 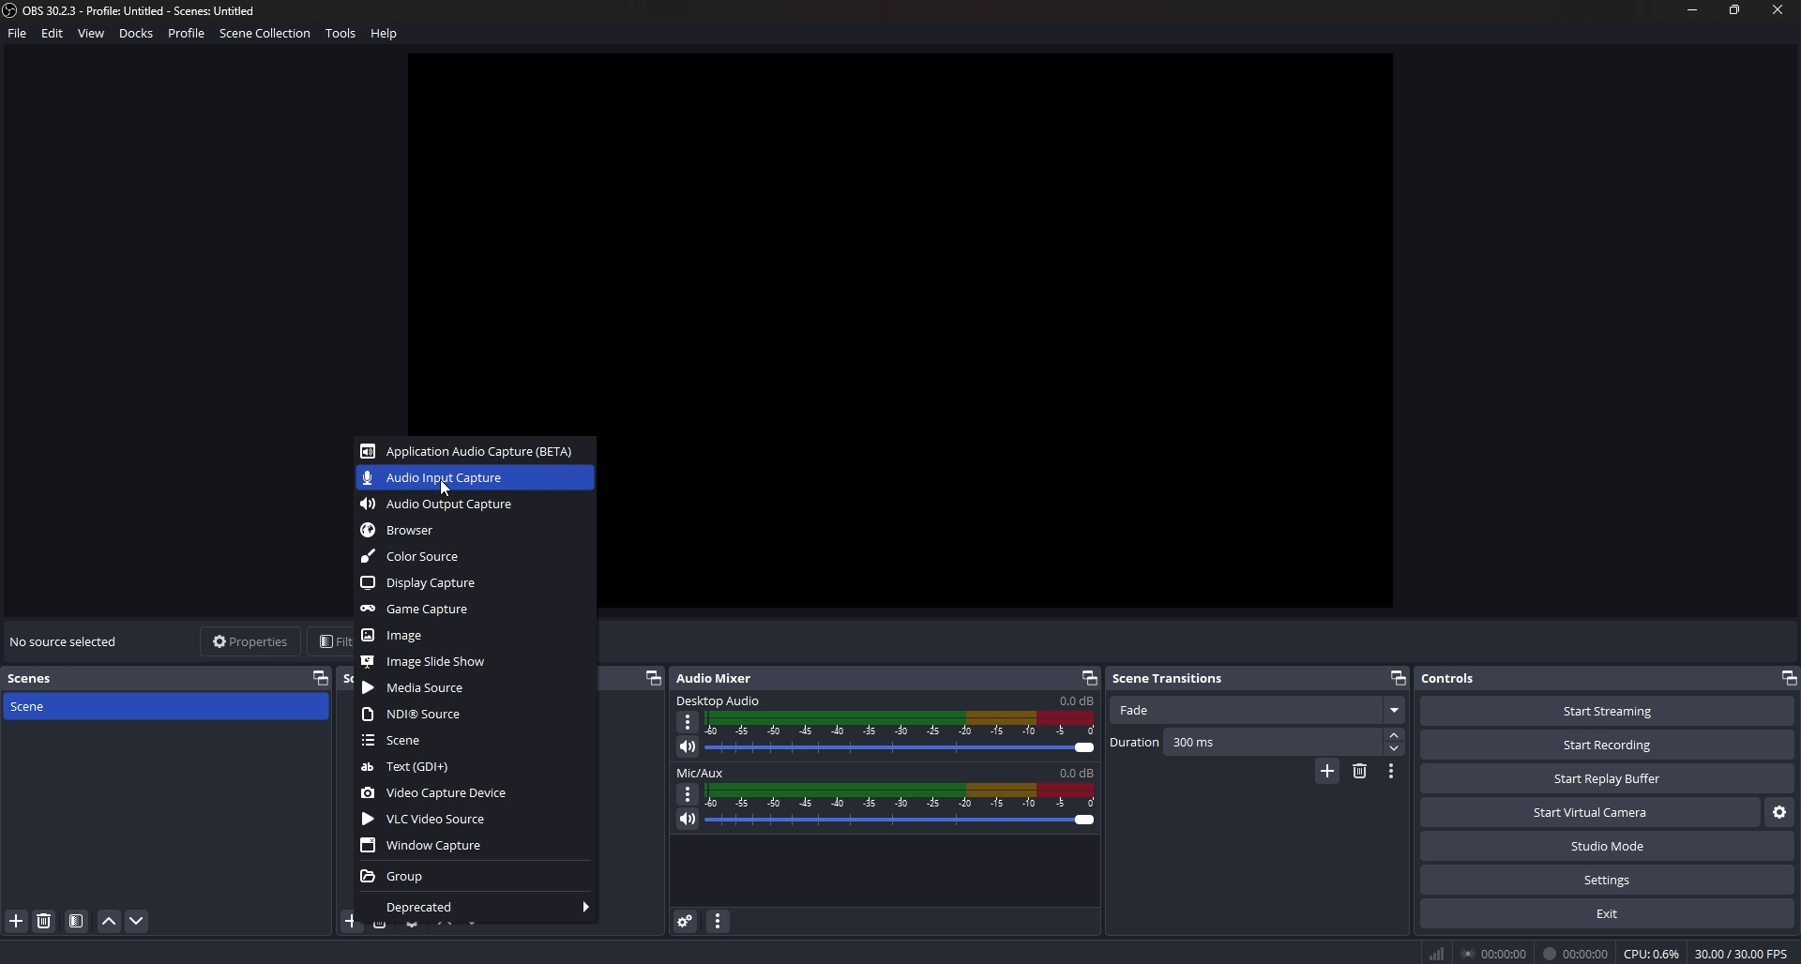 What do you see at coordinates (476, 907) in the screenshot?
I see `deprecated` at bounding box center [476, 907].